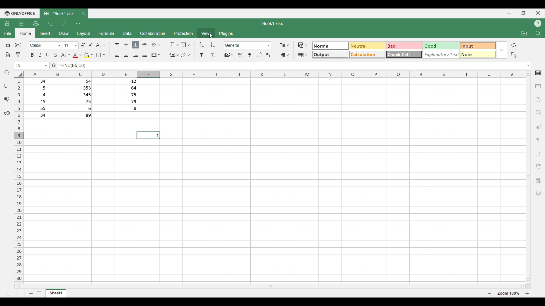 The width and height of the screenshot is (545, 306). What do you see at coordinates (174, 55) in the screenshot?
I see `Named ranges` at bounding box center [174, 55].